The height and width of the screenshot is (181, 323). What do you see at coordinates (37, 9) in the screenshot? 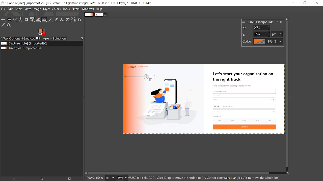
I see `Image` at bounding box center [37, 9].